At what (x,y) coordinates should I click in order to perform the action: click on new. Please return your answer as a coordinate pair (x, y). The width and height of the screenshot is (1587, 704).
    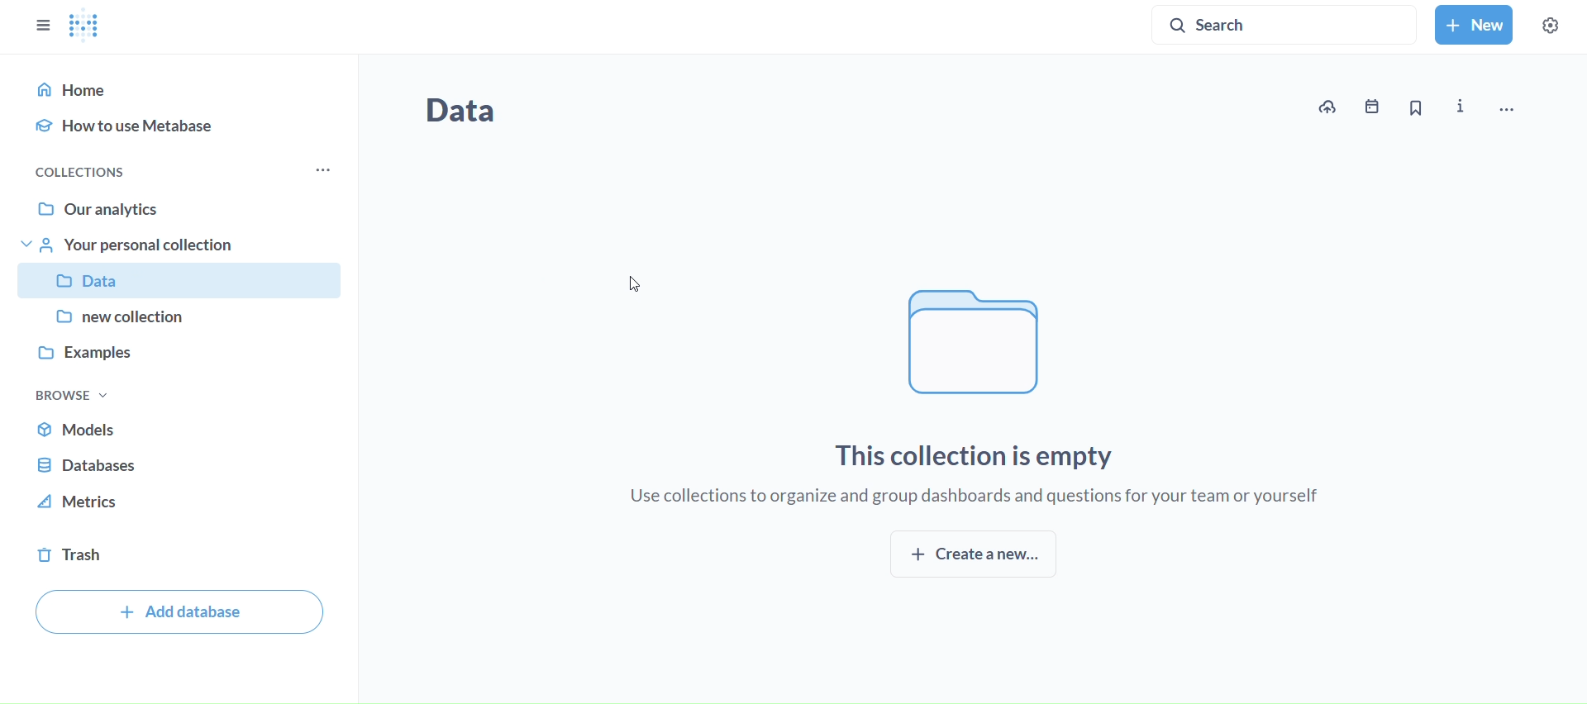
    Looking at the image, I should click on (1474, 24).